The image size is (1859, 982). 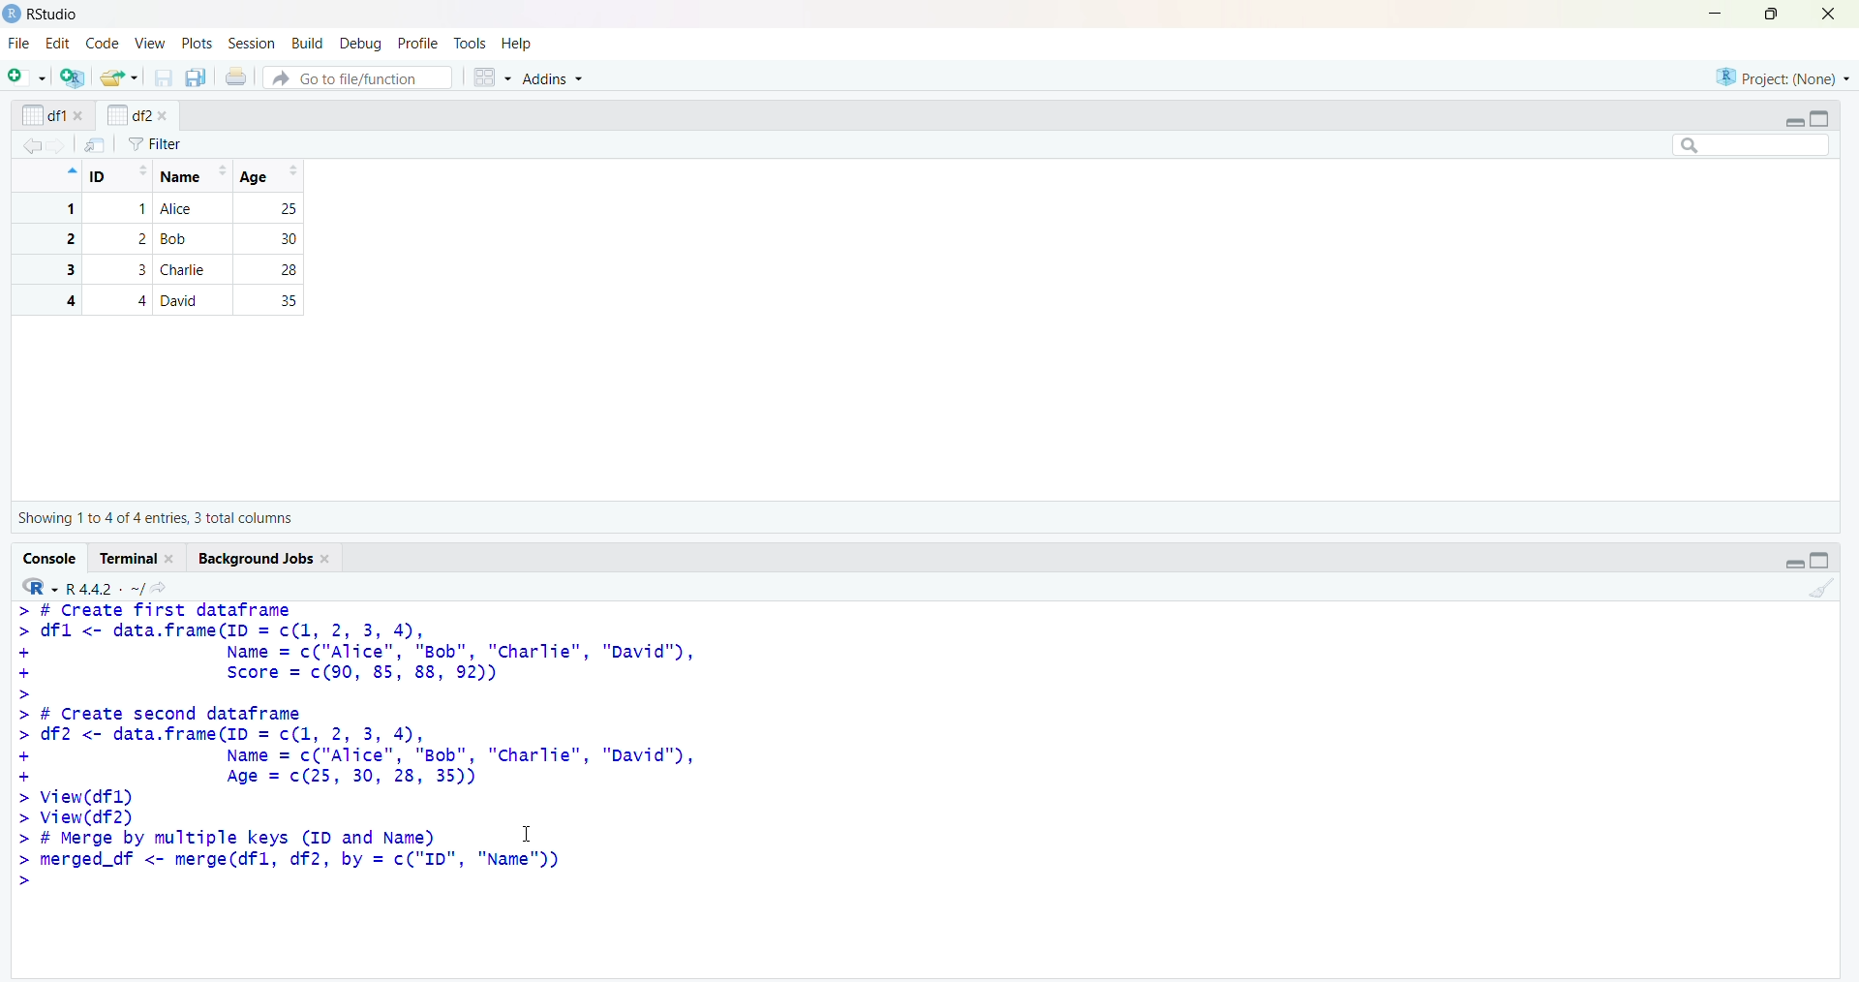 I want to click on project (none), so click(x=1783, y=77).